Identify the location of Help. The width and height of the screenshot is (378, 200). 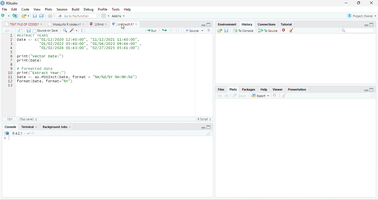
(264, 89).